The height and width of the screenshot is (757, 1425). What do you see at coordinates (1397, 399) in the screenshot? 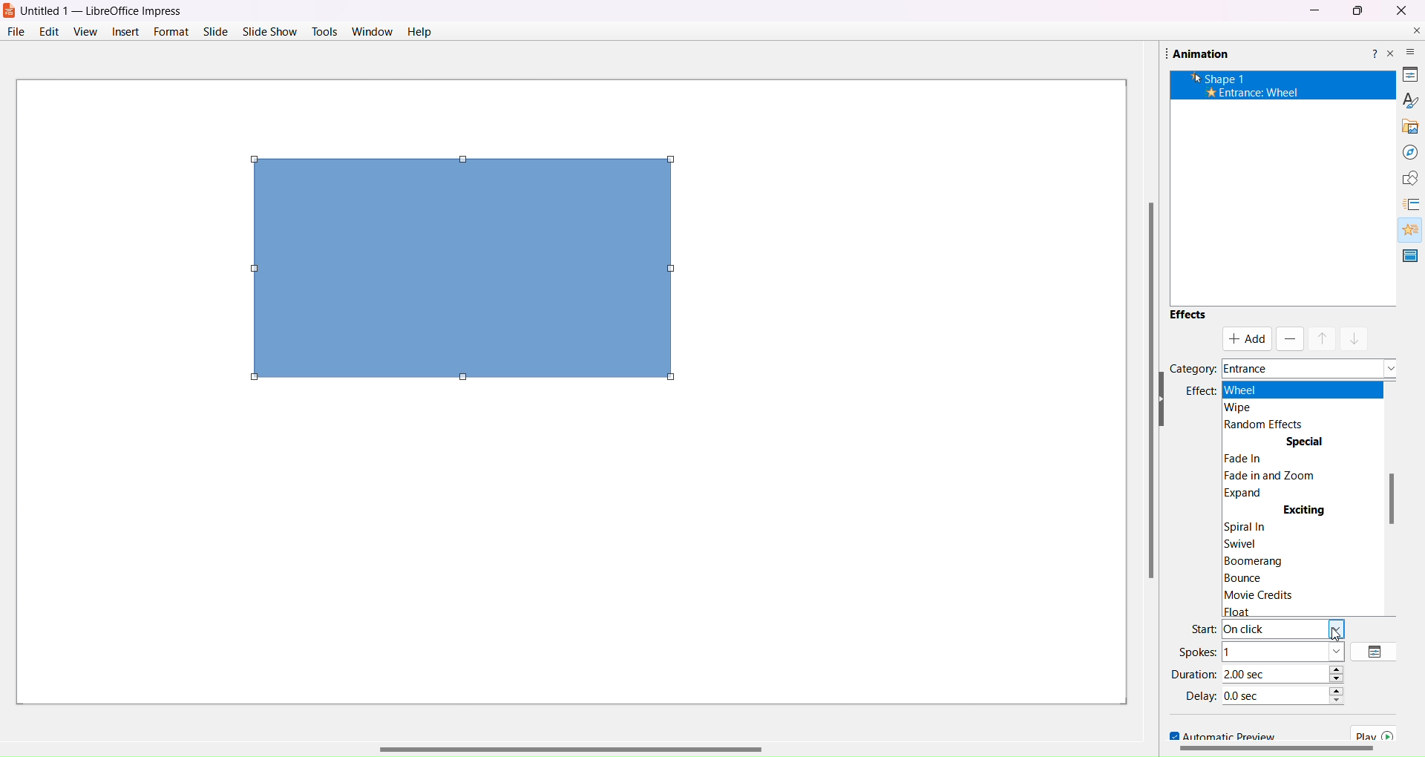
I see `Hide` at bounding box center [1397, 399].